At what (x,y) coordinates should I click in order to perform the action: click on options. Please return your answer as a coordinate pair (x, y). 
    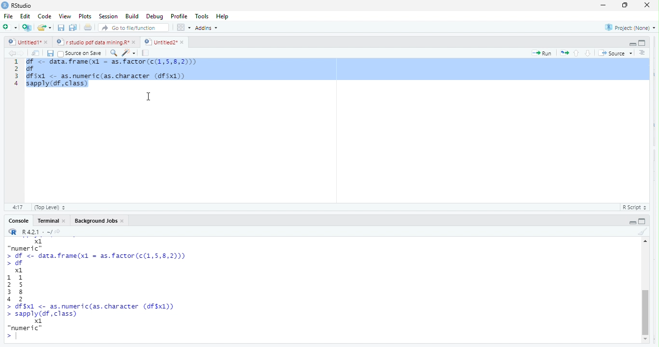
    Looking at the image, I should click on (184, 27).